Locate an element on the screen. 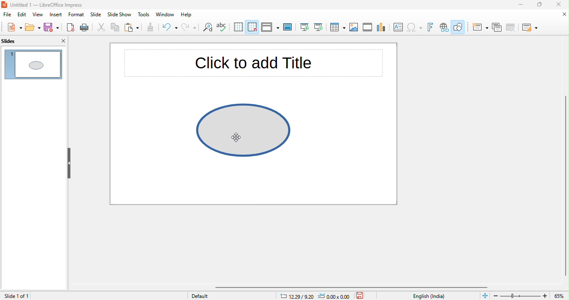 Image resolution: width=569 pixels, height=300 pixels. start from current slide is located at coordinates (318, 27).